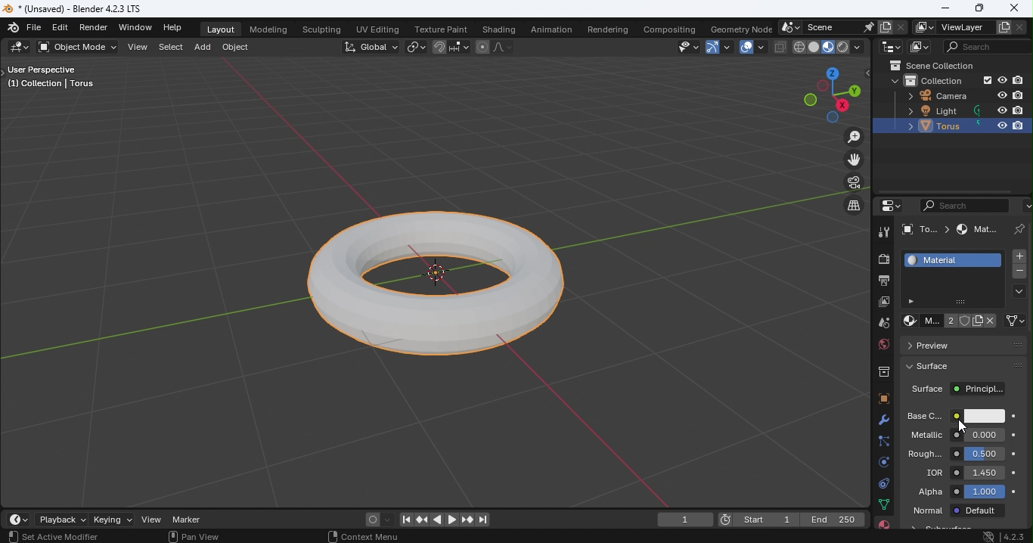 The width and height of the screenshot is (1033, 543). I want to click on Collection, so click(883, 372).